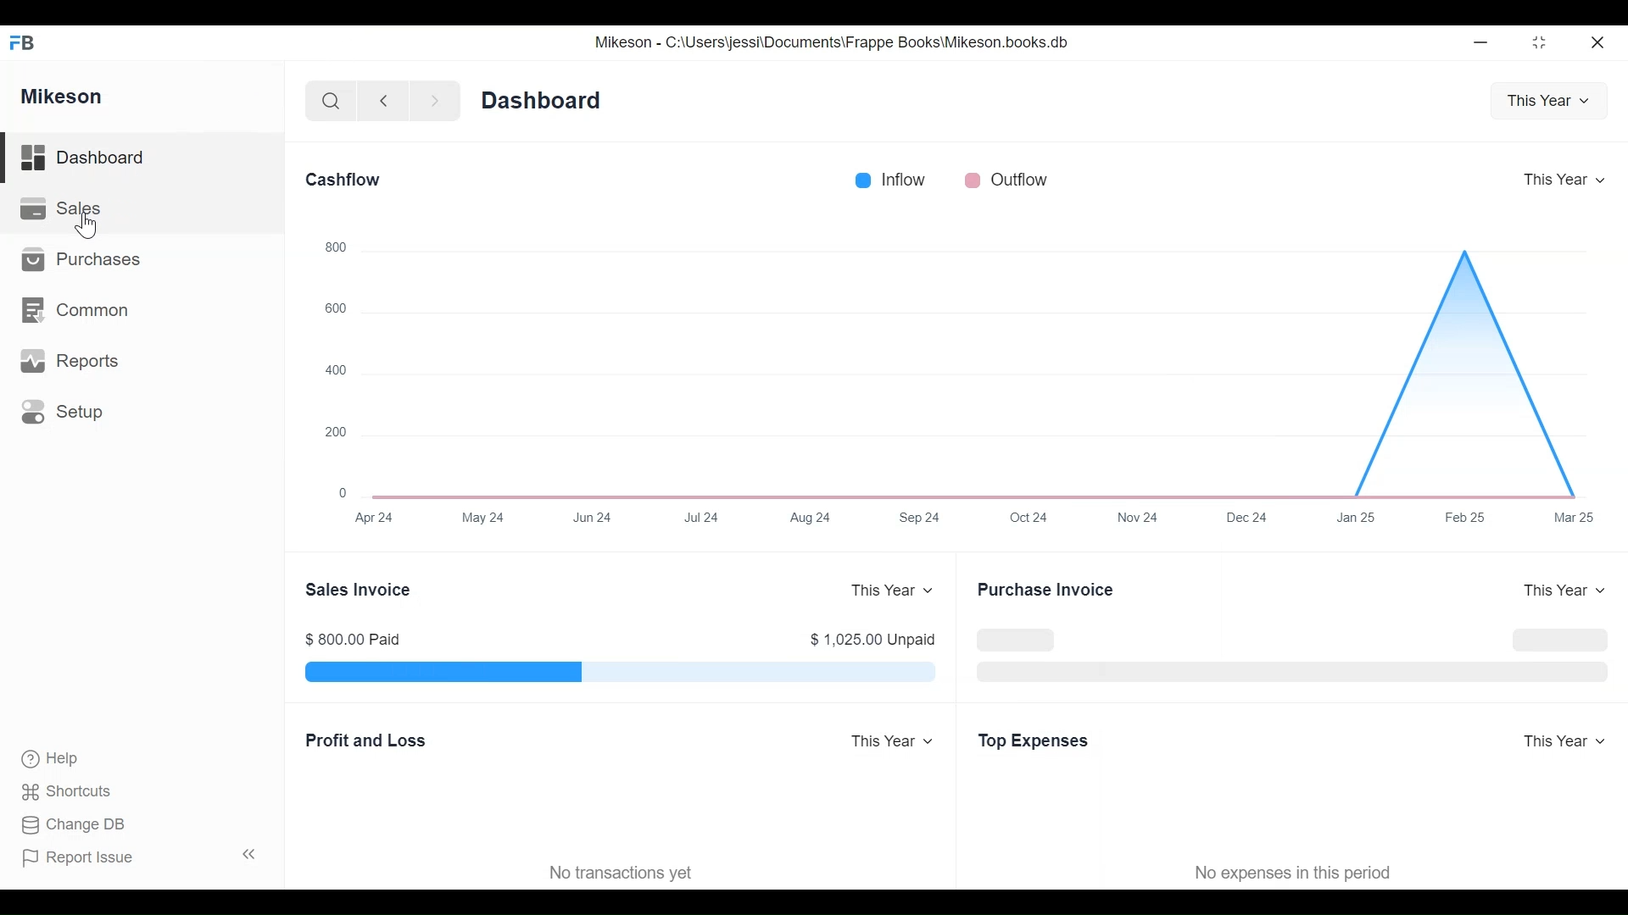  I want to click on Minimize, so click(1480, 45).